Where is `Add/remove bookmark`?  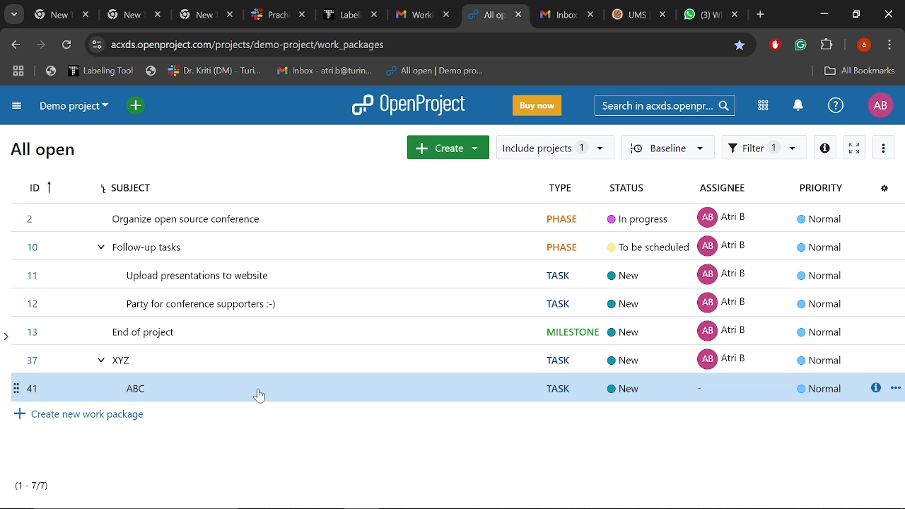 Add/remove bookmark is located at coordinates (739, 45).